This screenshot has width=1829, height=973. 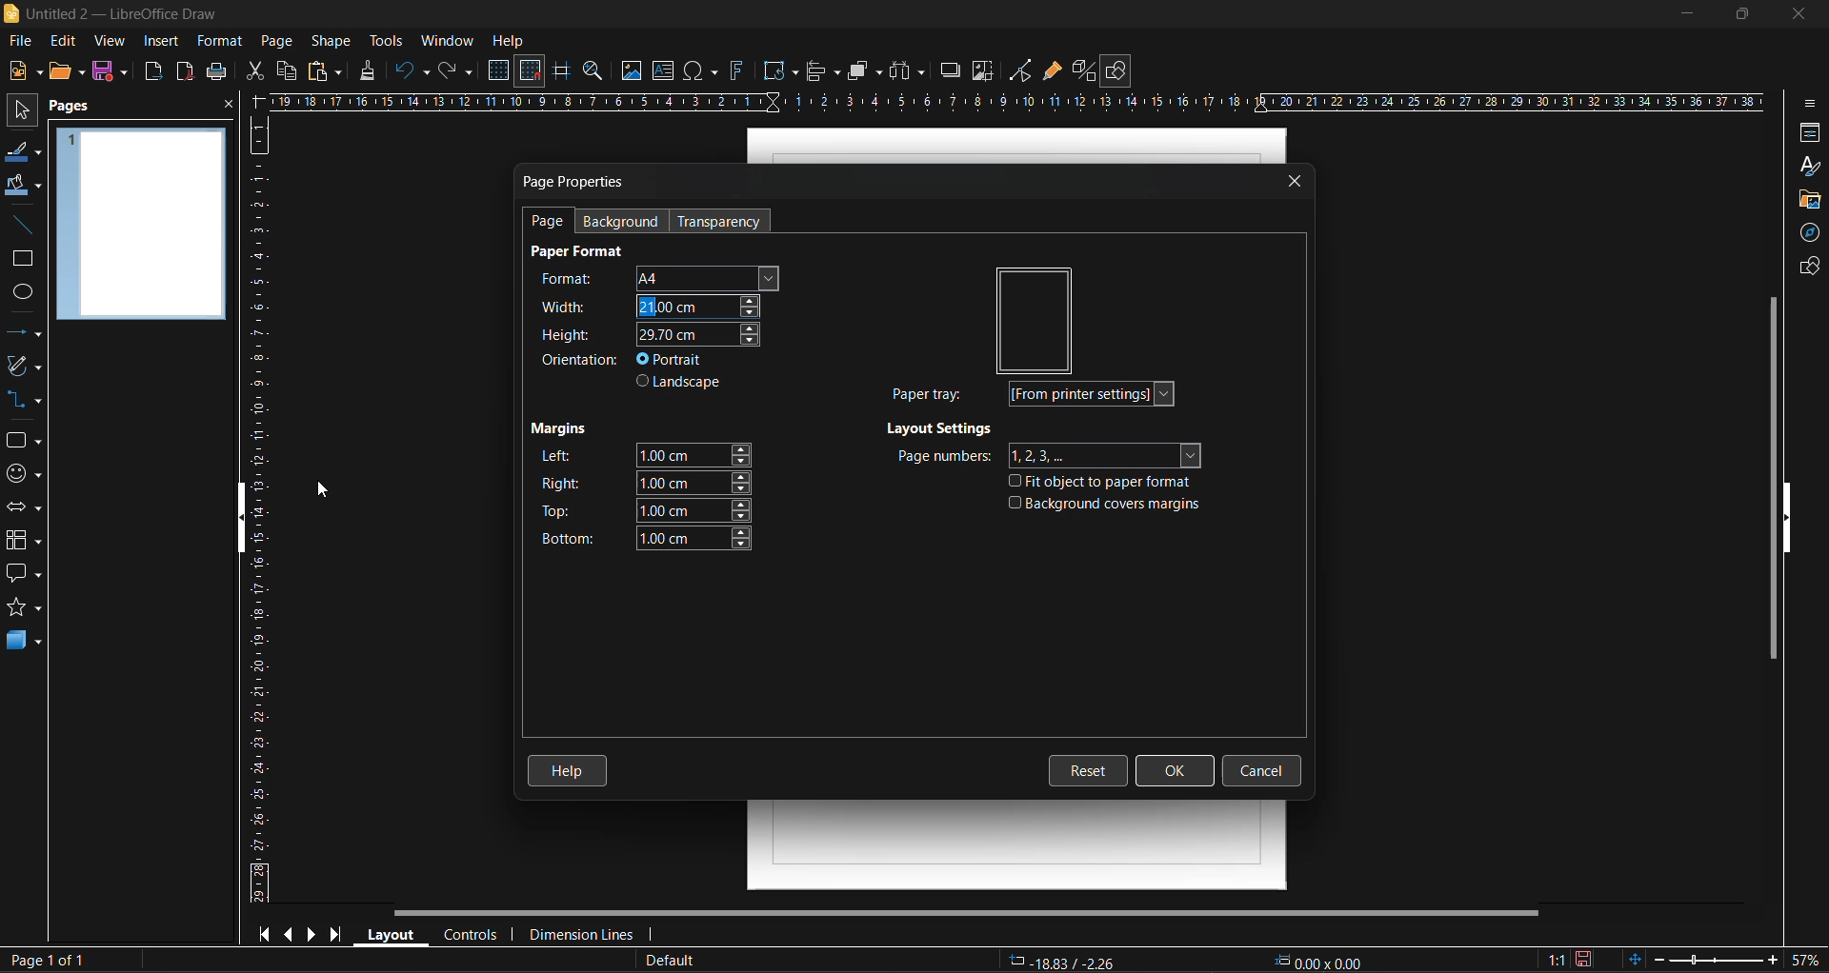 I want to click on navigator, so click(x=1807, y=233).